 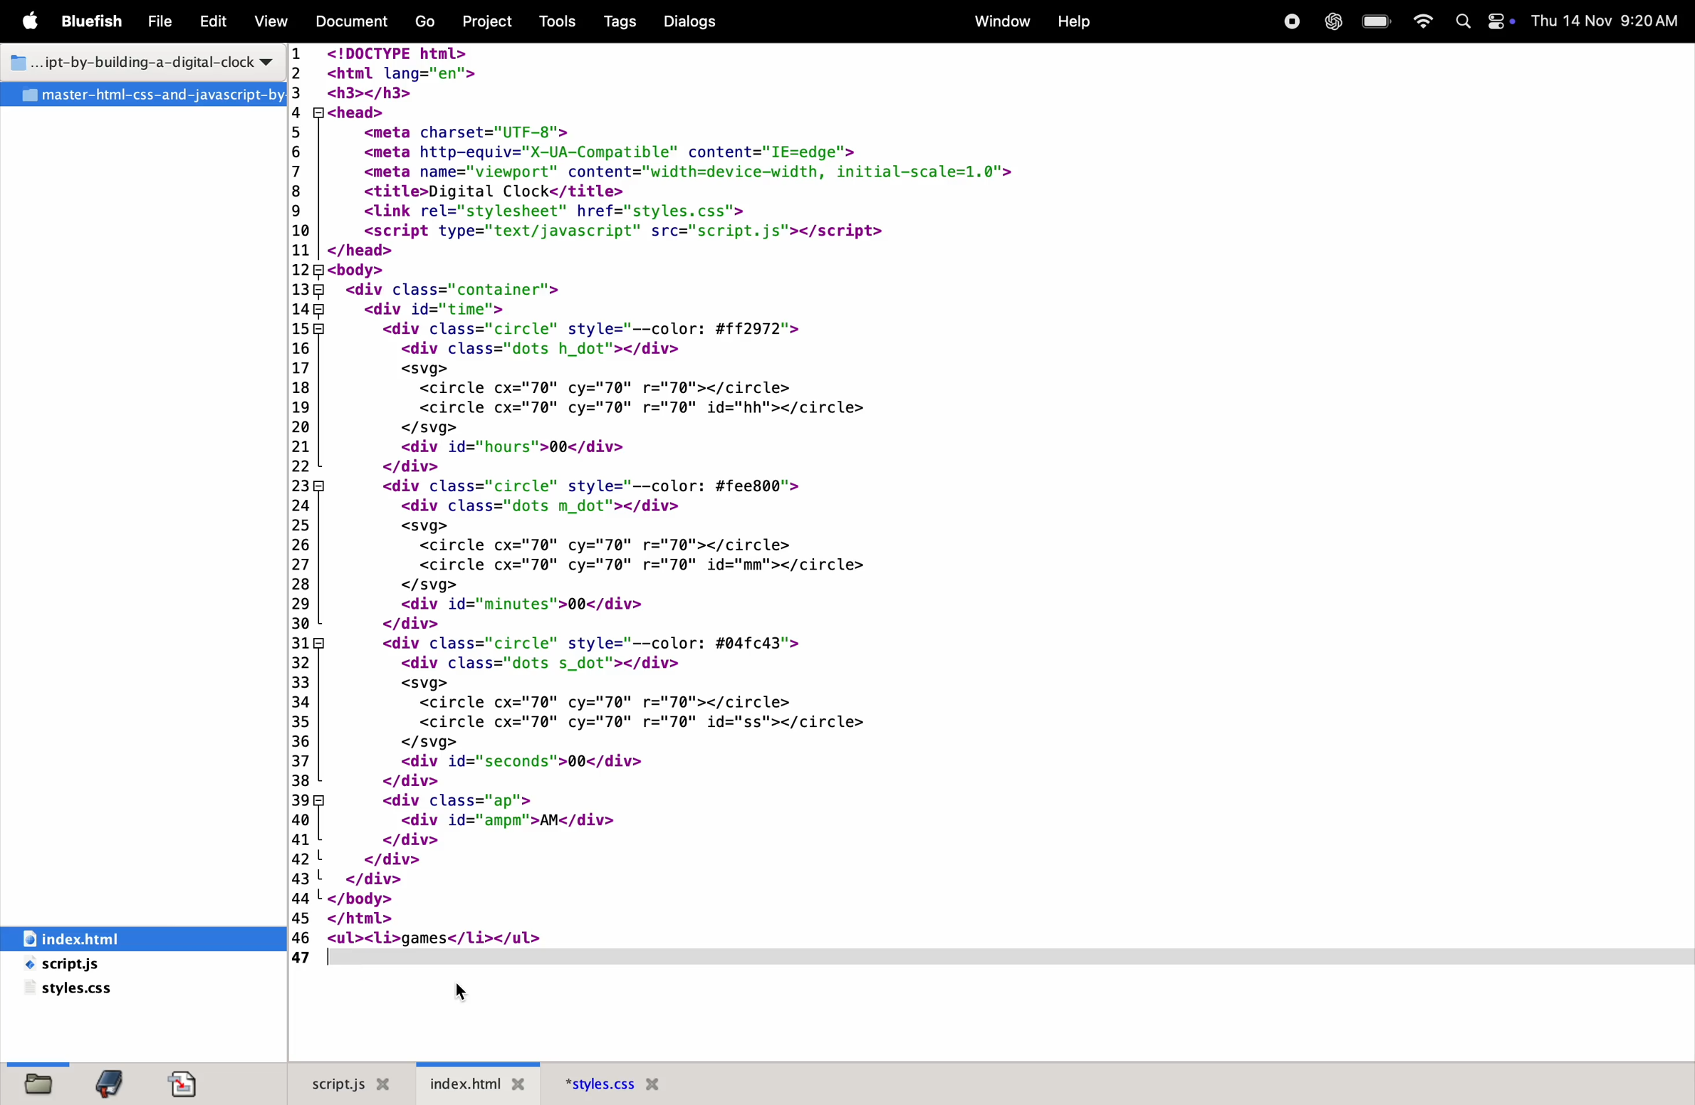 I want to click on help, so click(x=1073, y=21).